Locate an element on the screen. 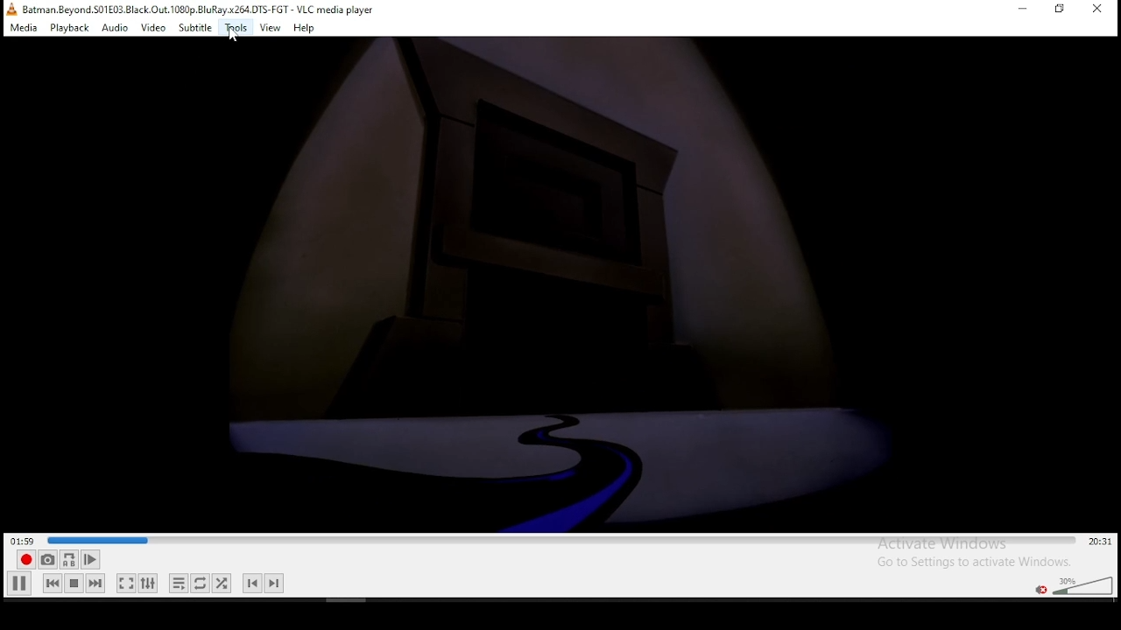 This screenshot has width=1121, height=630. playback is located at coordinates (68, 27).